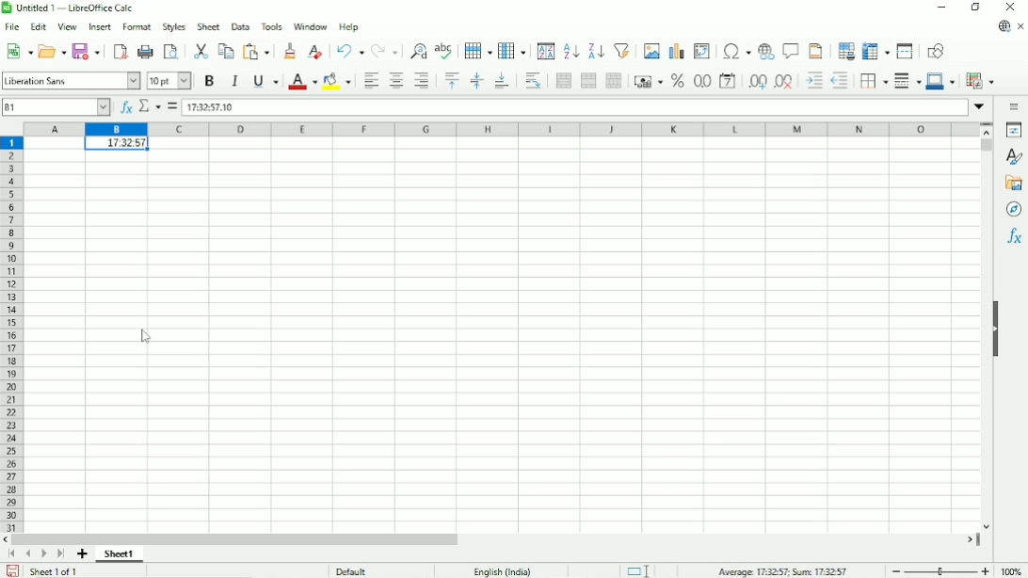  I want to click on Split window, so click(906, 51).